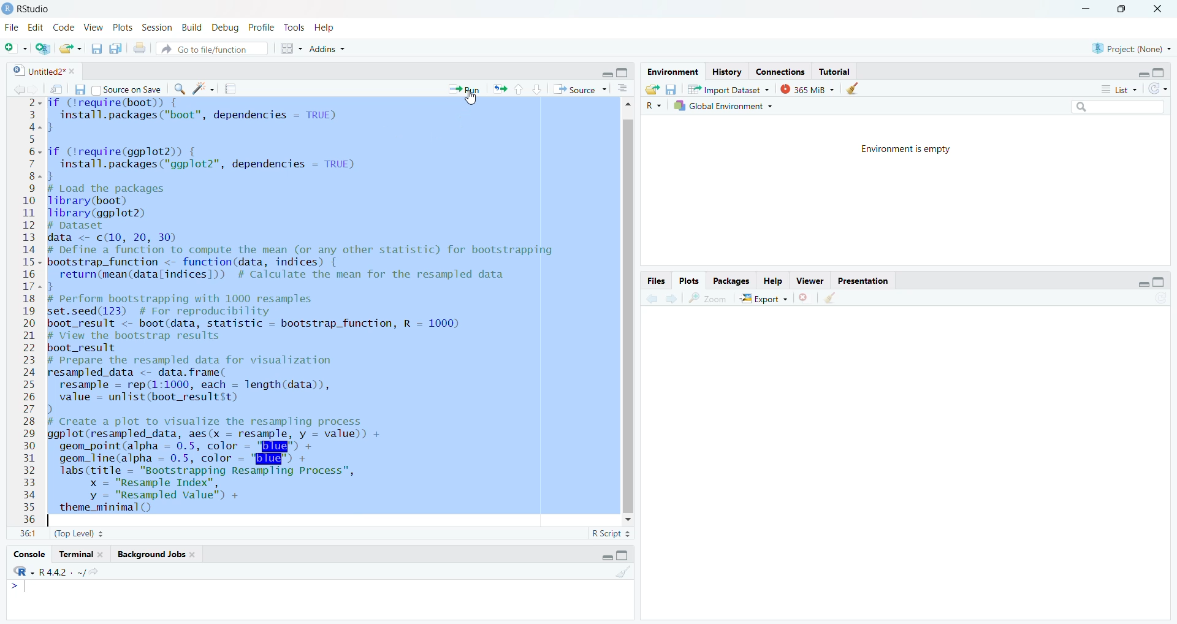 The image size is (1177, 624). Describe the element at coordinates (623, 73) in the screenshot. I see `hide console` at that location.